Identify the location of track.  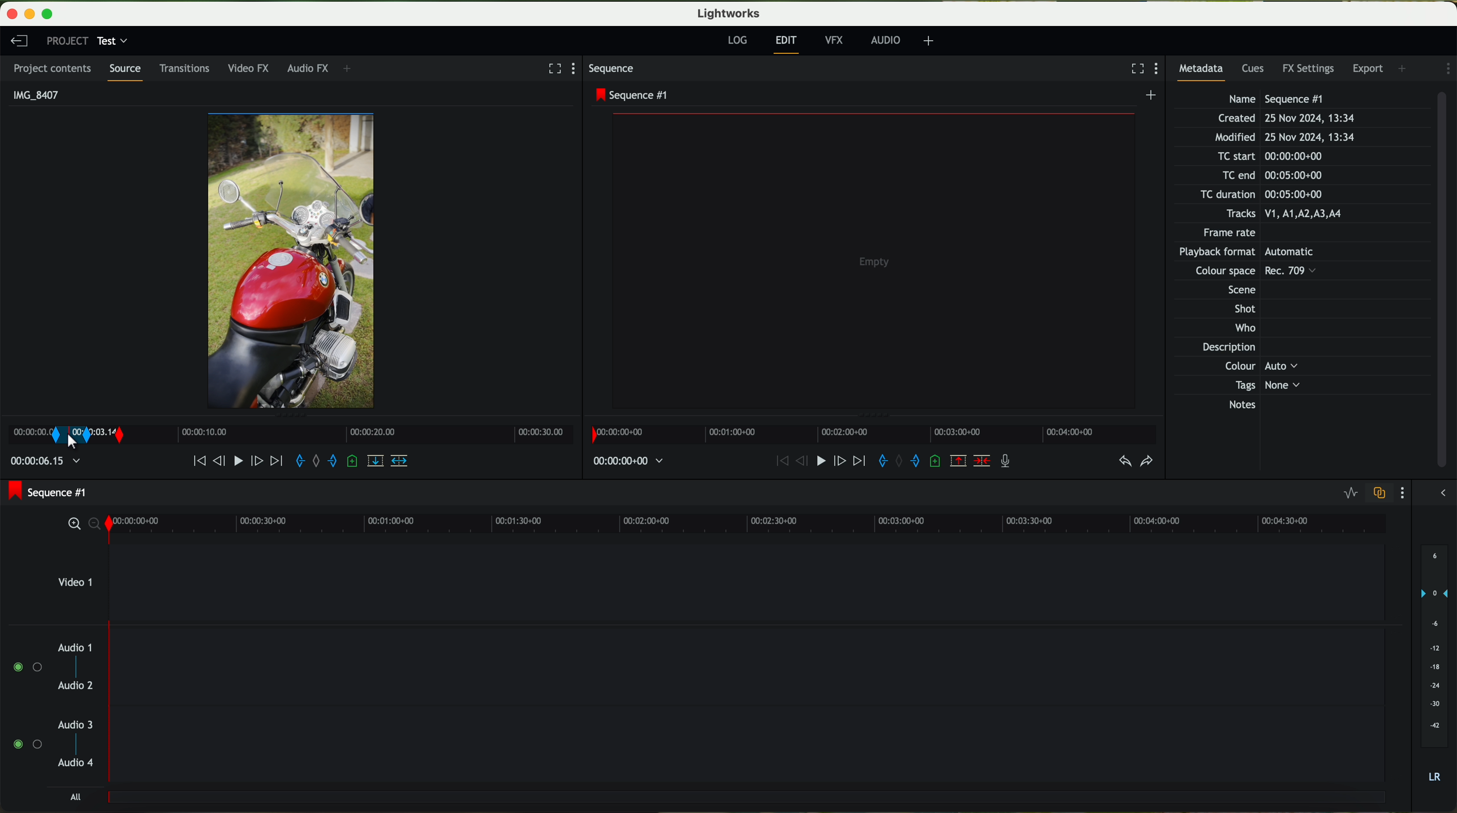
(749, 663).